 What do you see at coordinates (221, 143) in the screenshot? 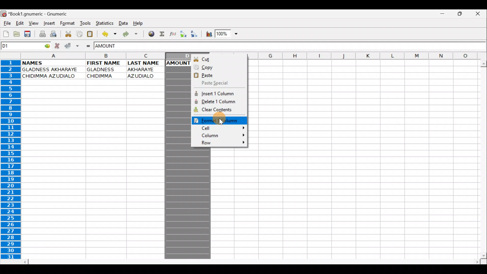
I see `Row` at bounding box center [221, 143].